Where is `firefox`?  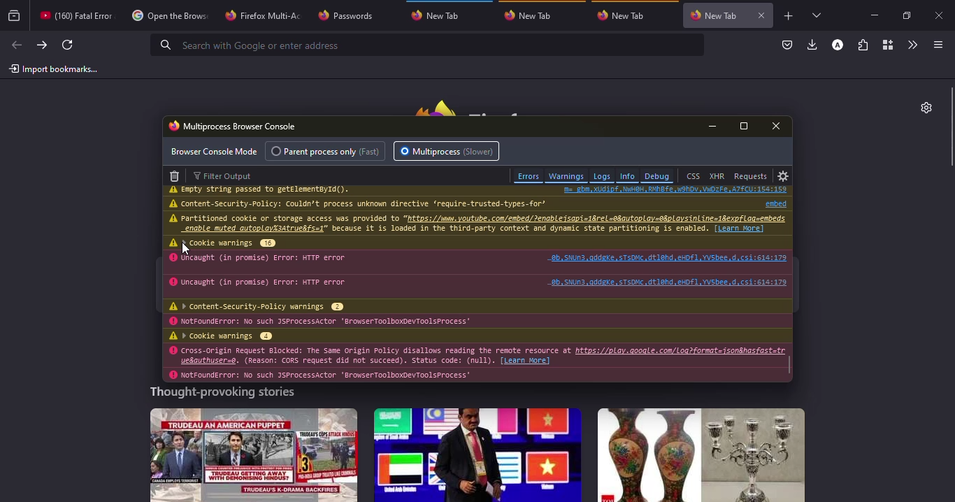 firefox is located at coordinates (482, 104).